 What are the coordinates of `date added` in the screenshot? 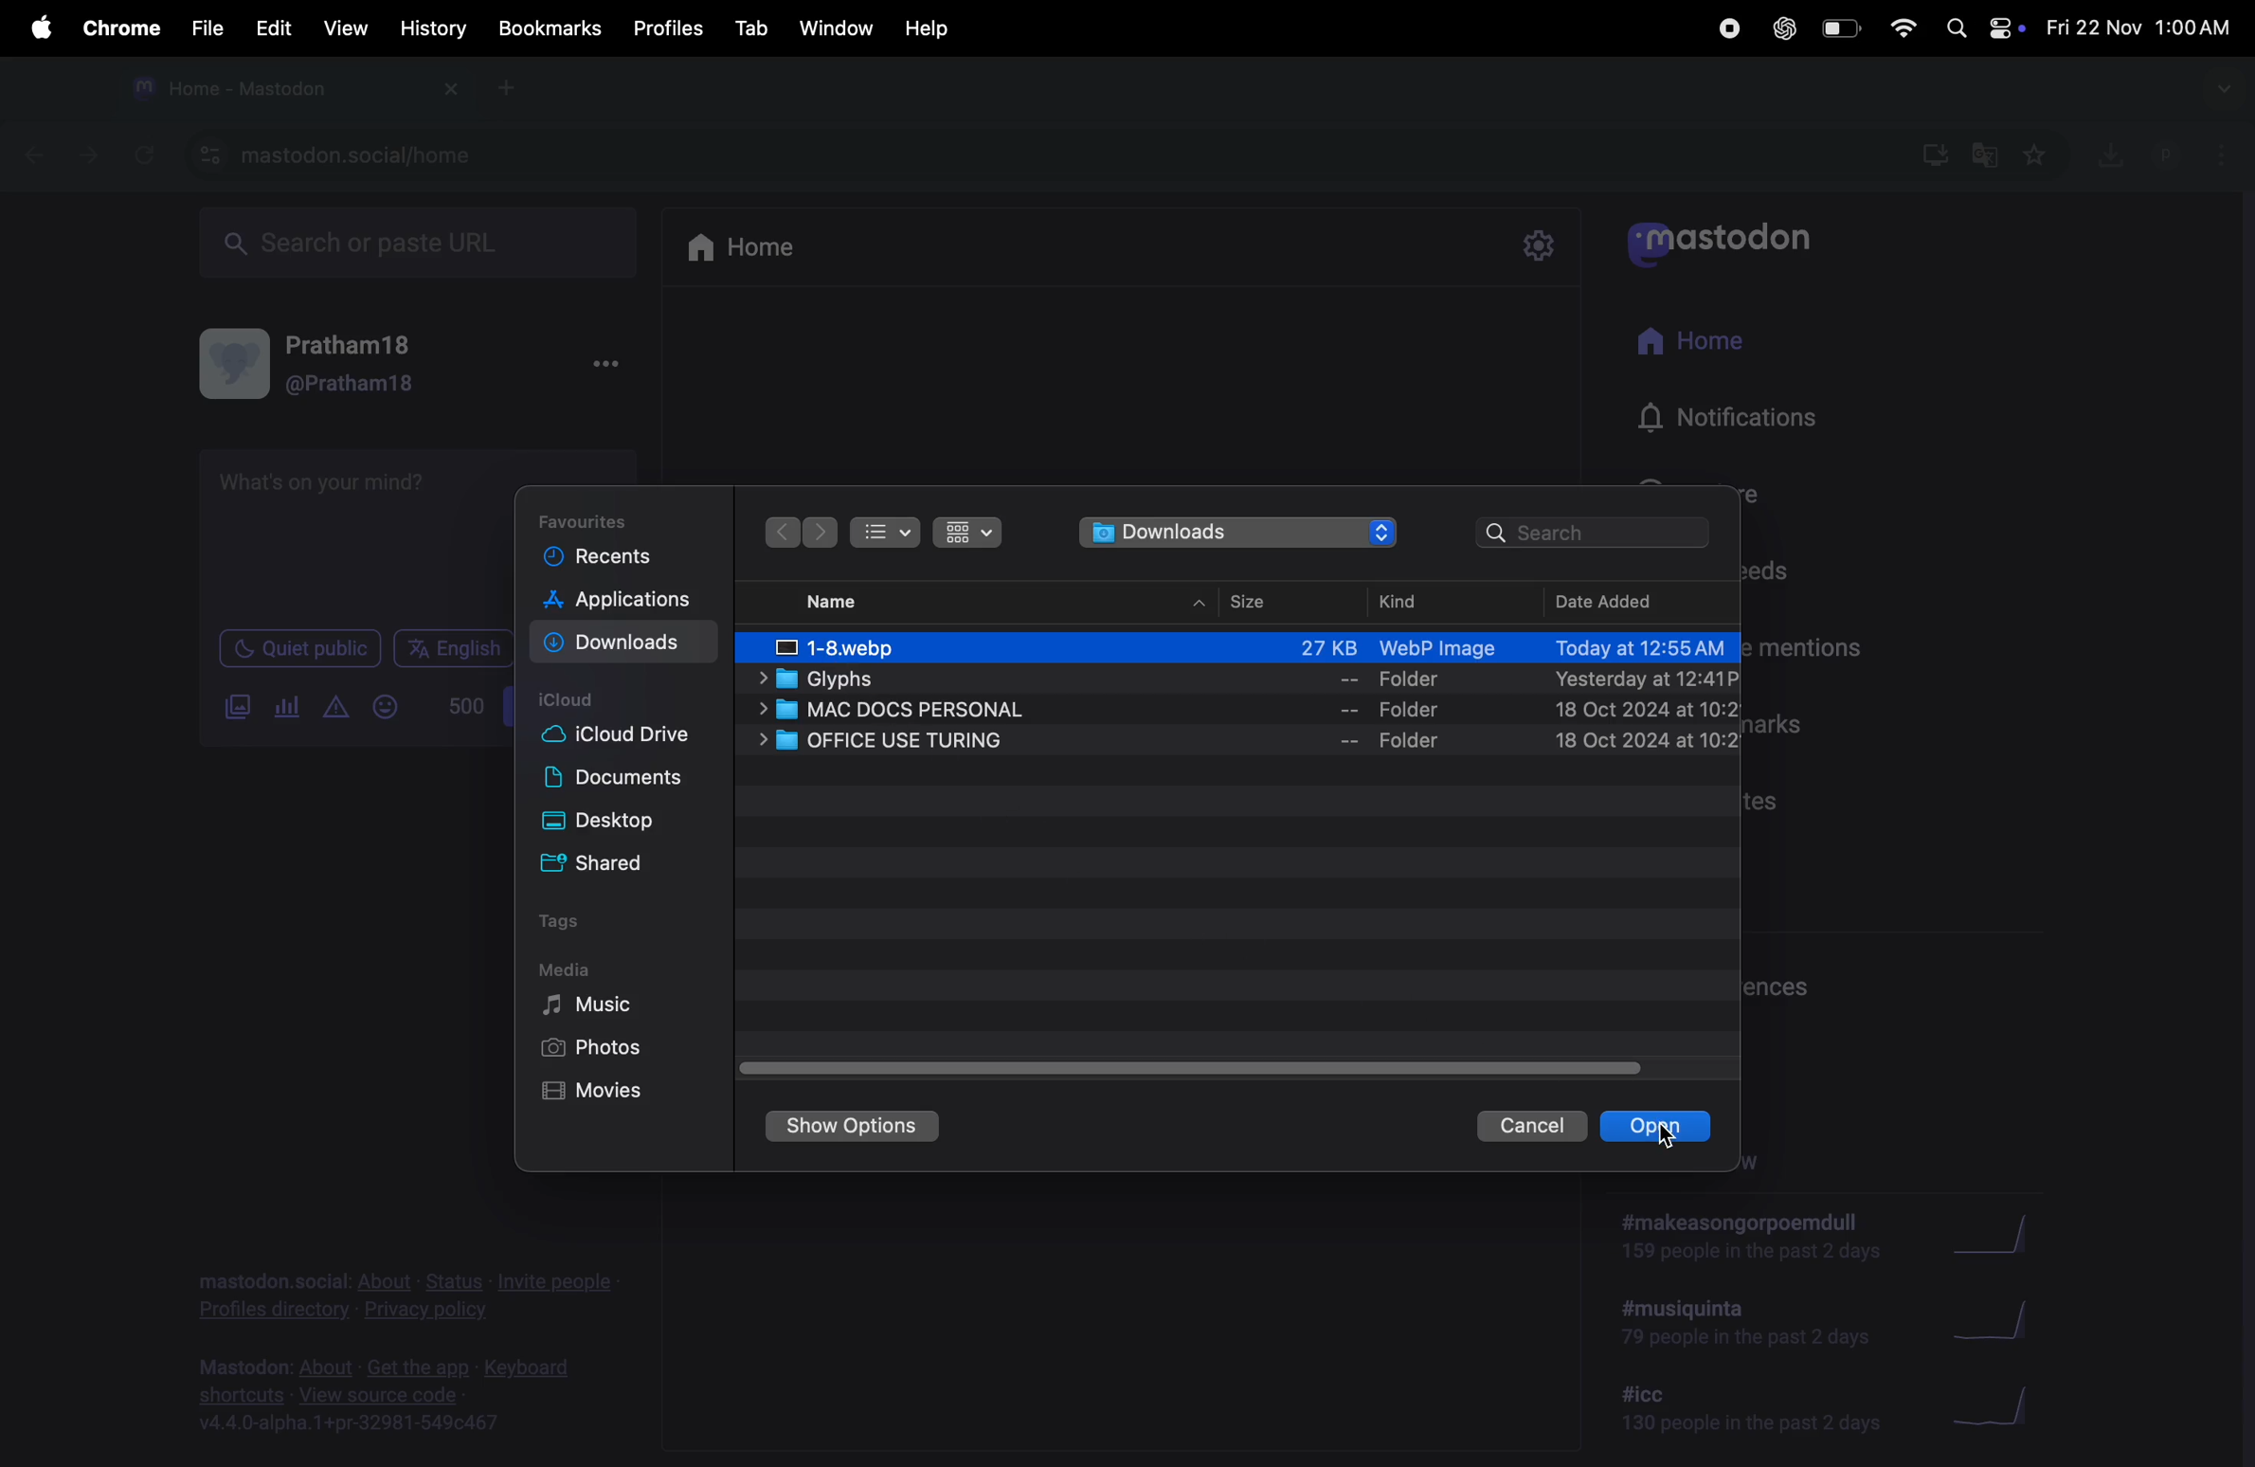 It's located at (1615, 601).